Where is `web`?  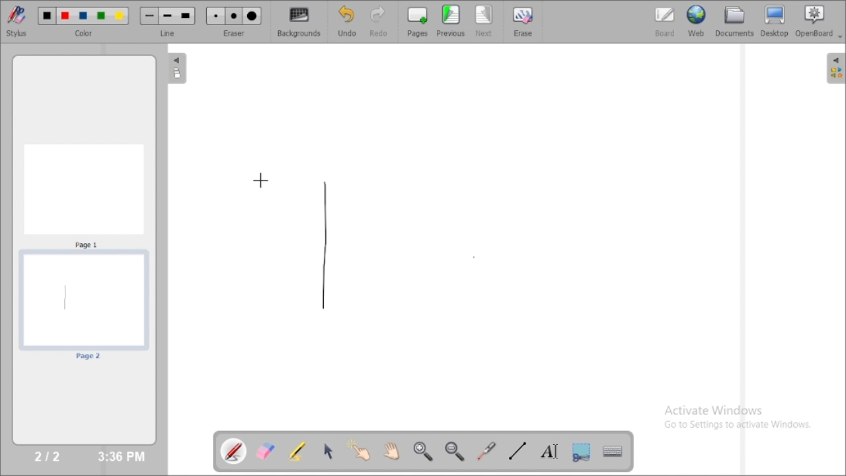
web is located at coordinates (697, 20).